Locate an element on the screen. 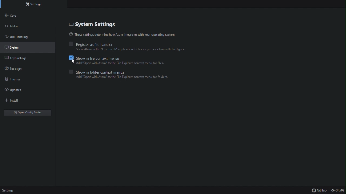 The height and width of the screenshot is (194, 346). URL handling is located at coordinates (21, 37).